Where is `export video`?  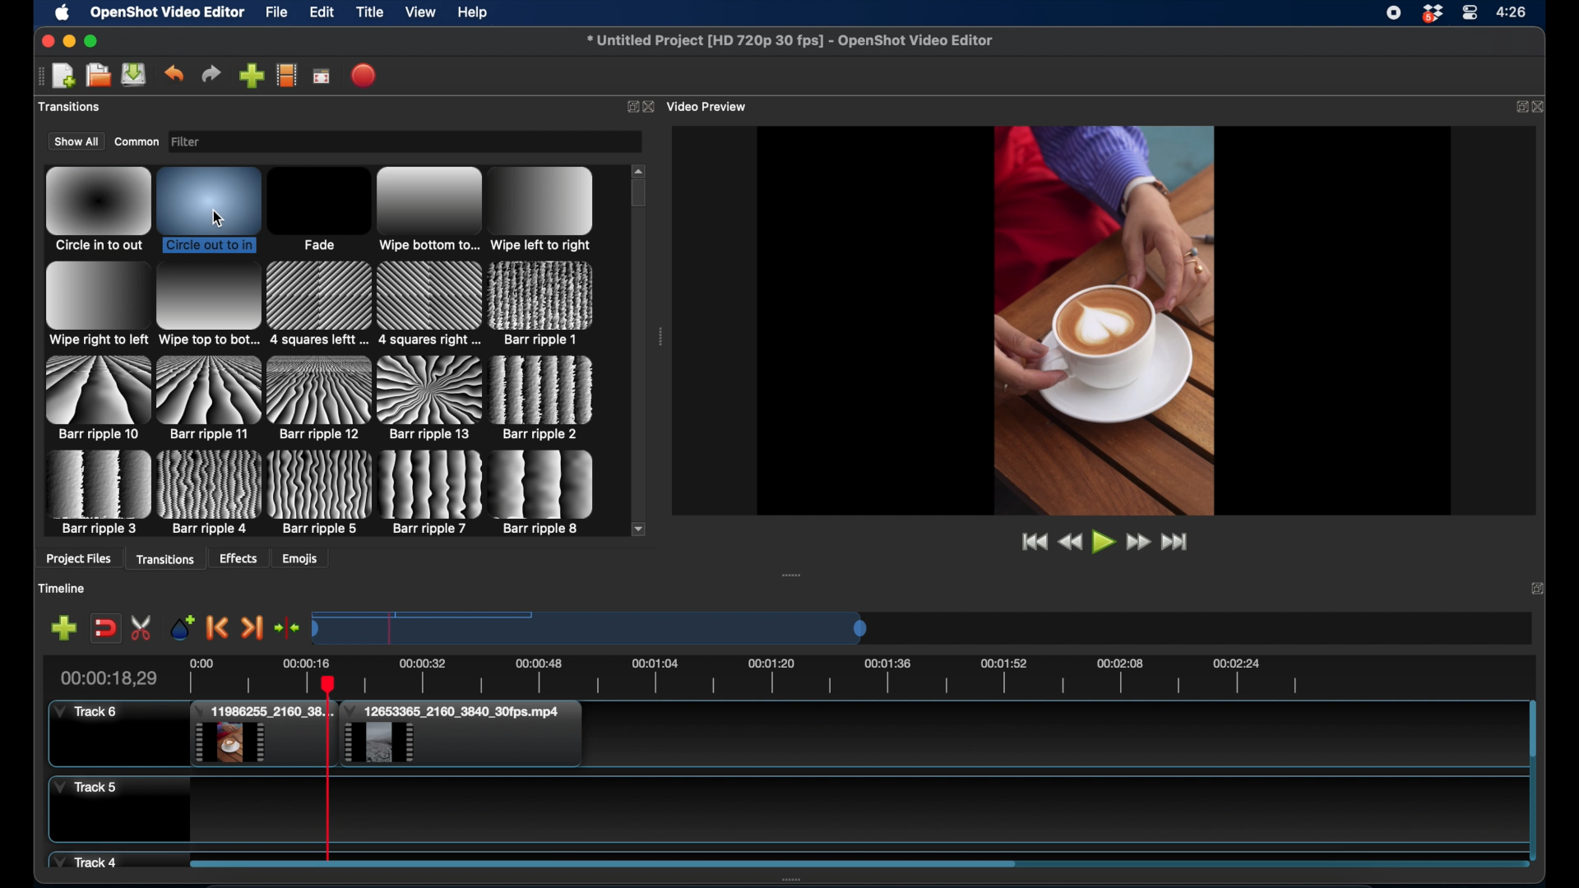
export video is located at coordinates (364, 75).